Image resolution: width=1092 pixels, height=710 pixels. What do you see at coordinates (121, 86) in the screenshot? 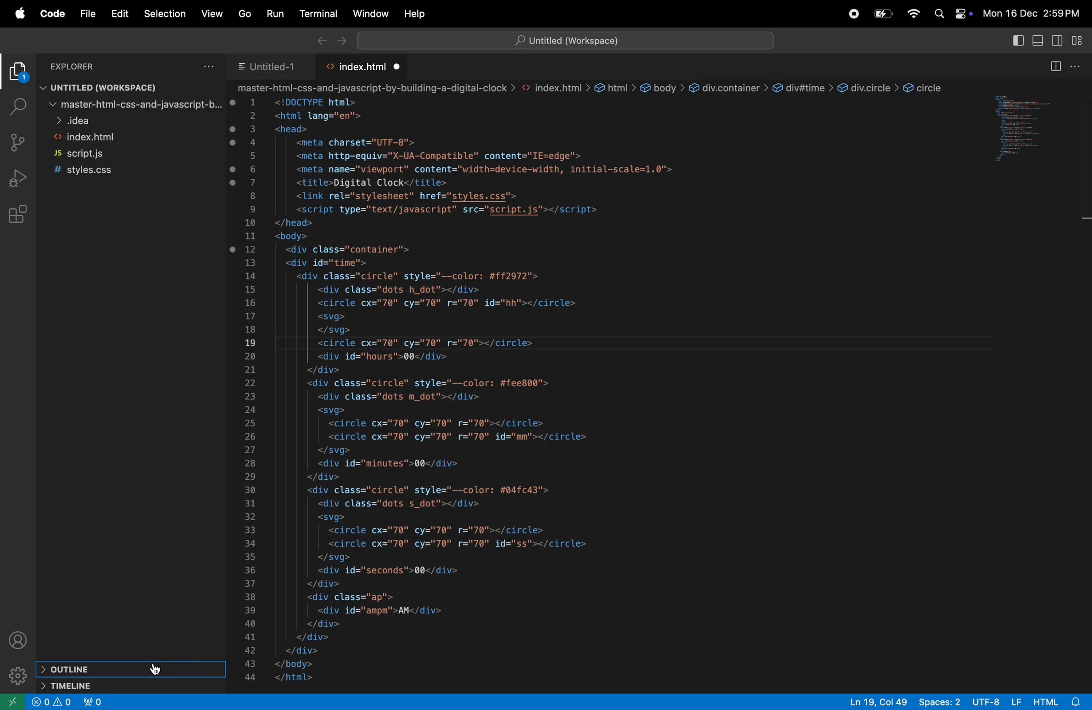
I see `untitled workspace` at bounding box center [121, 86].